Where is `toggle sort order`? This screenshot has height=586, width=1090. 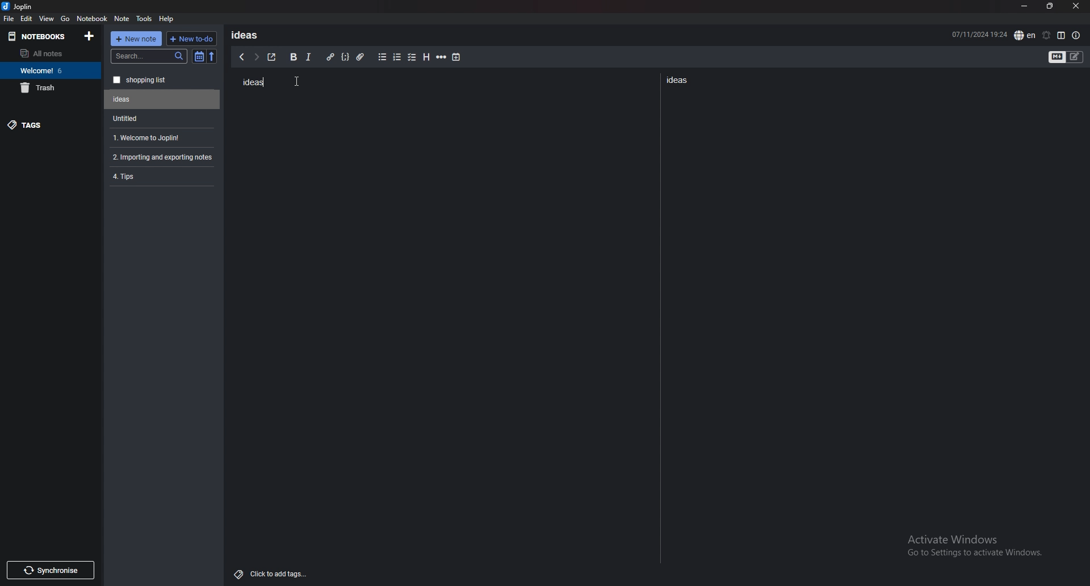 toggle sort order is located at coordinates (199, 57).